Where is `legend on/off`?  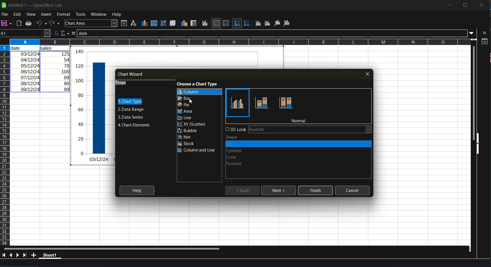 legend on/off is located at coordinates (217, 23).